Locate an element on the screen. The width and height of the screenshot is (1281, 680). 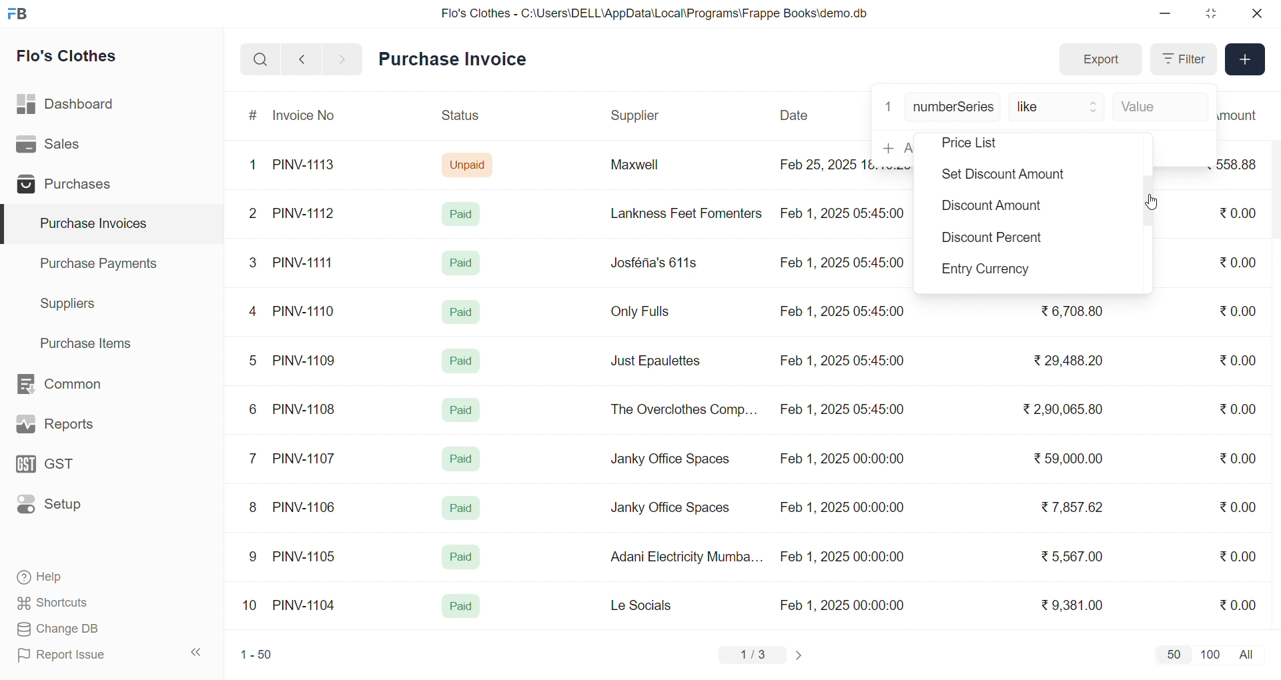
PINV-1106 is located at coordinates (309, 507).